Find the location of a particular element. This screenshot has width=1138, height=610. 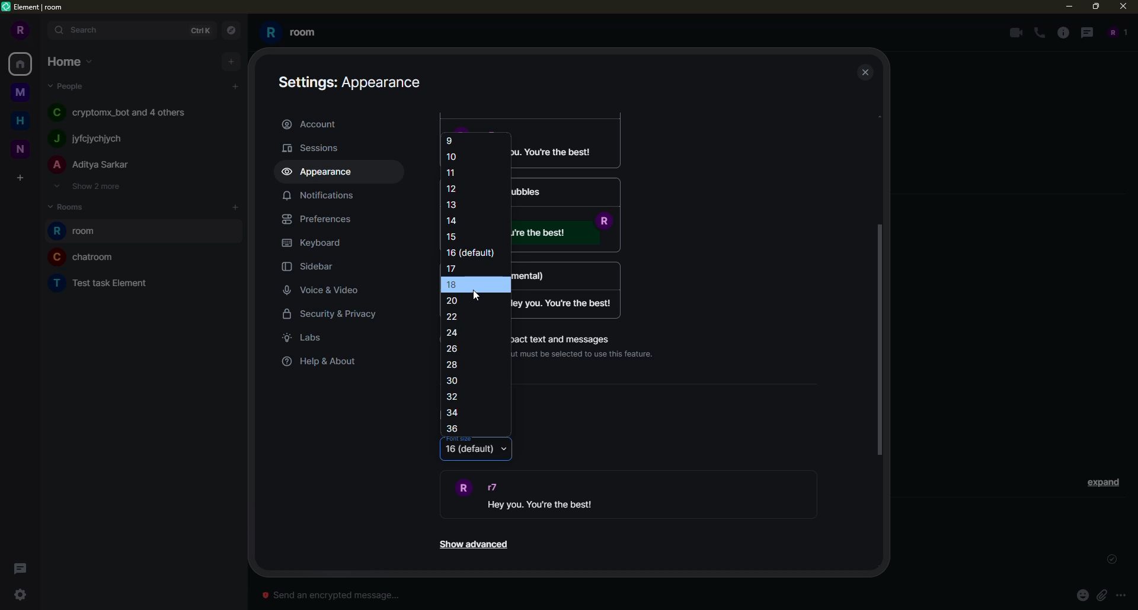

voice call is located at coordinates (1041, 33).